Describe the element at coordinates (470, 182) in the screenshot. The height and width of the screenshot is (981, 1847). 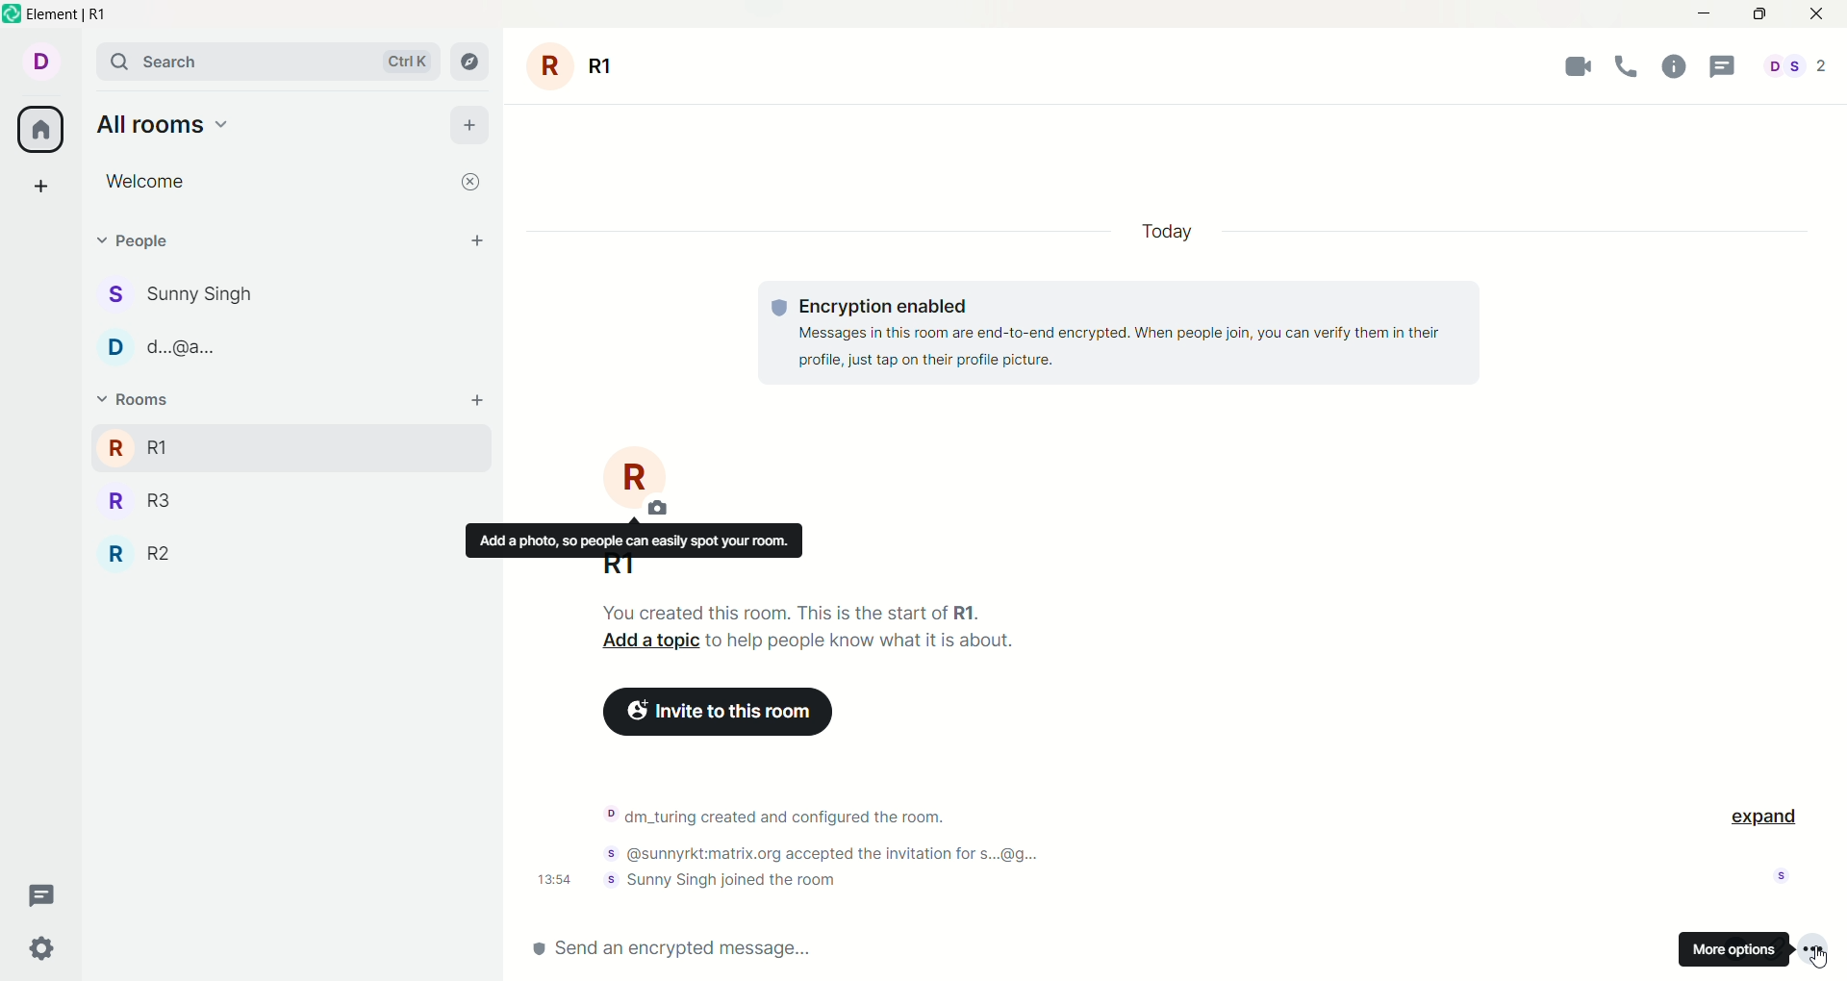
I see `close` at that location.